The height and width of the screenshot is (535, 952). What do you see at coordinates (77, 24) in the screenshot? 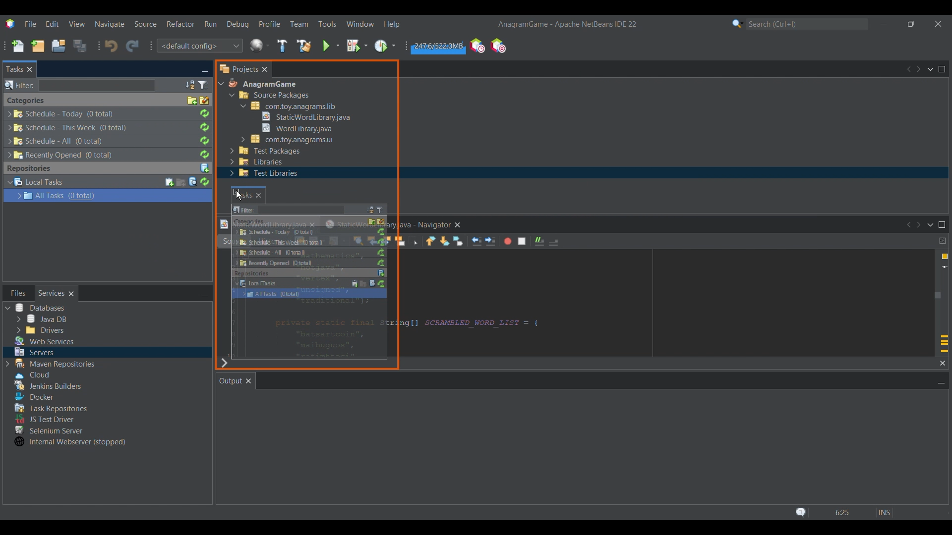
I see `View menu` at bounding box center [77, 24].